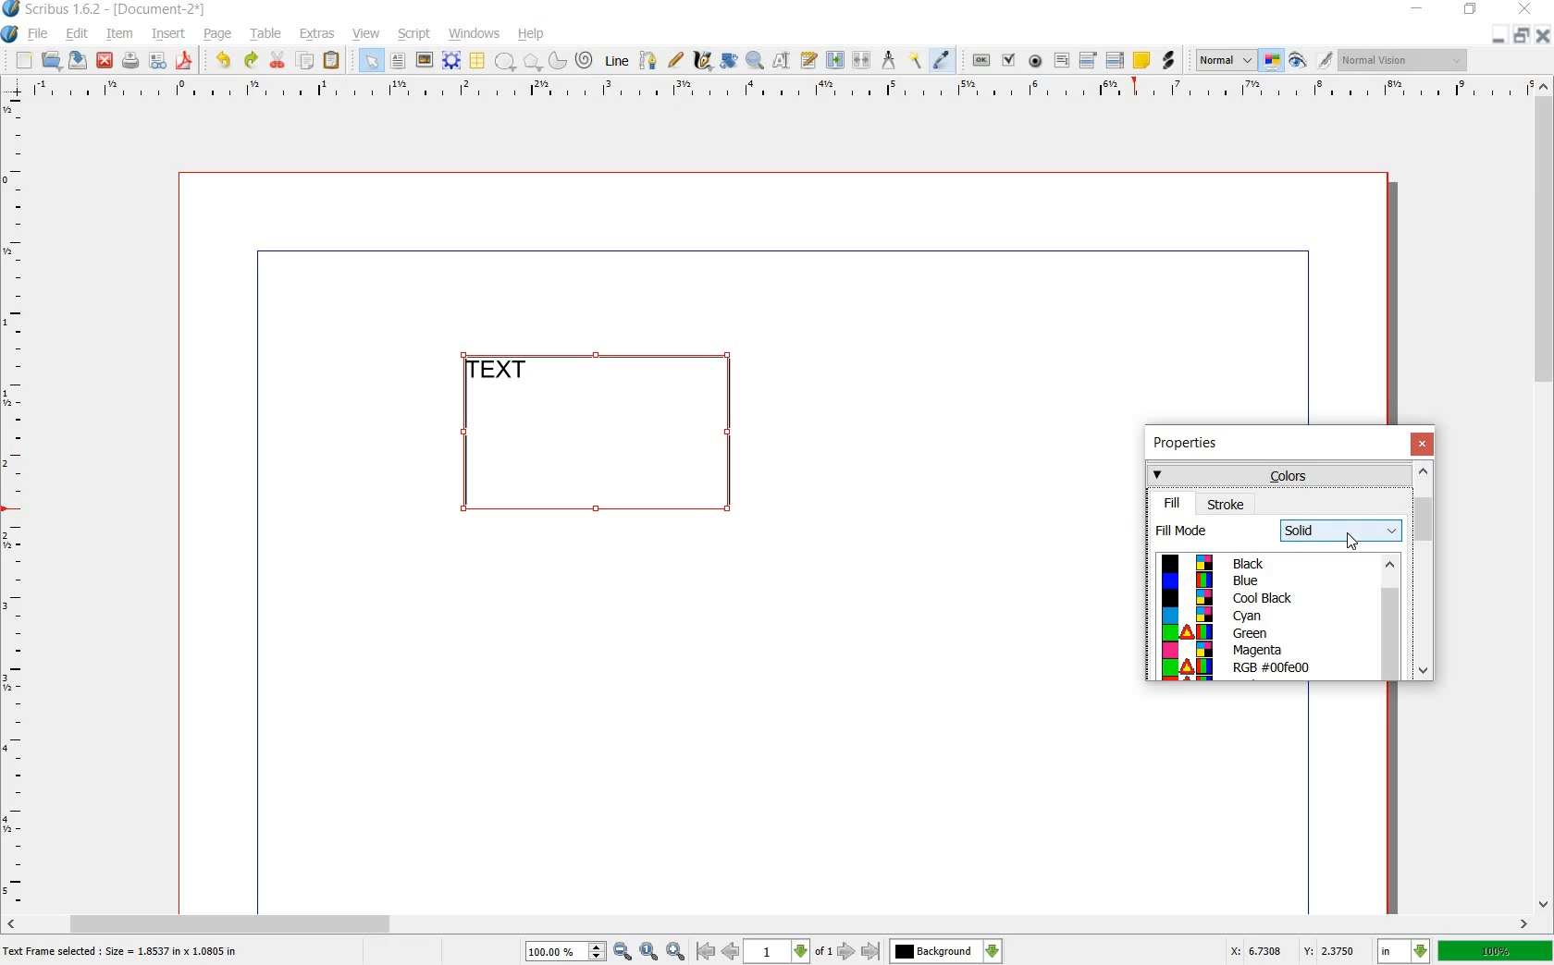 Image resolution: width=1554 pixels, height=965 pixels. I want to click on go to next or last page, so click(857, 952).